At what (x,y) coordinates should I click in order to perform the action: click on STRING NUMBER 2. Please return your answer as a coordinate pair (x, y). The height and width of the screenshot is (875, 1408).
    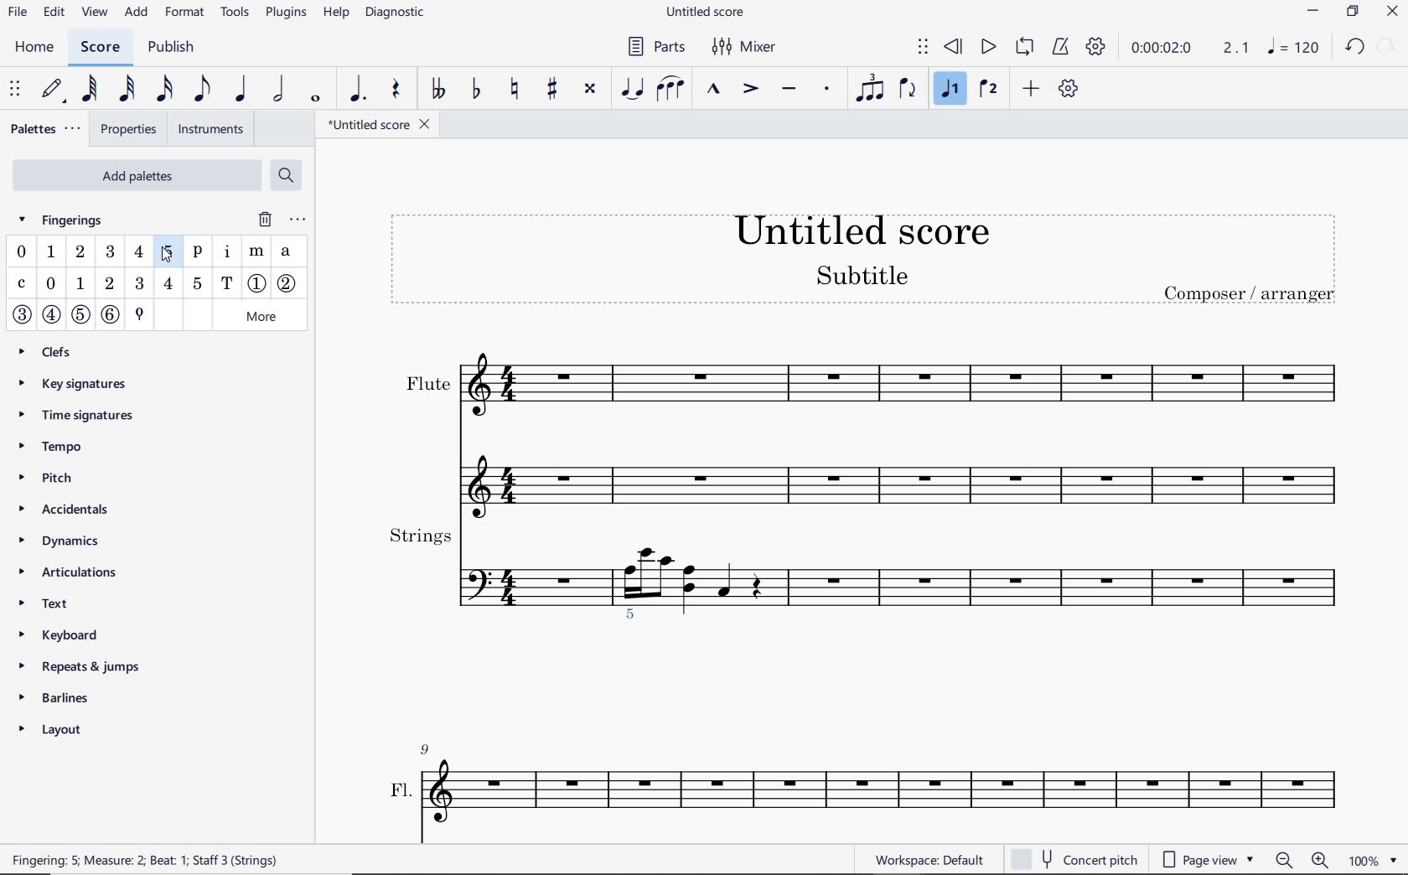
    Looking at the image, I should click on (290, 284).